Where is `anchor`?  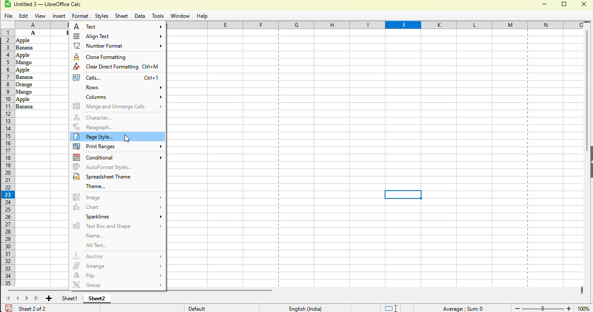
anchor is located at coordinates (117, 256).